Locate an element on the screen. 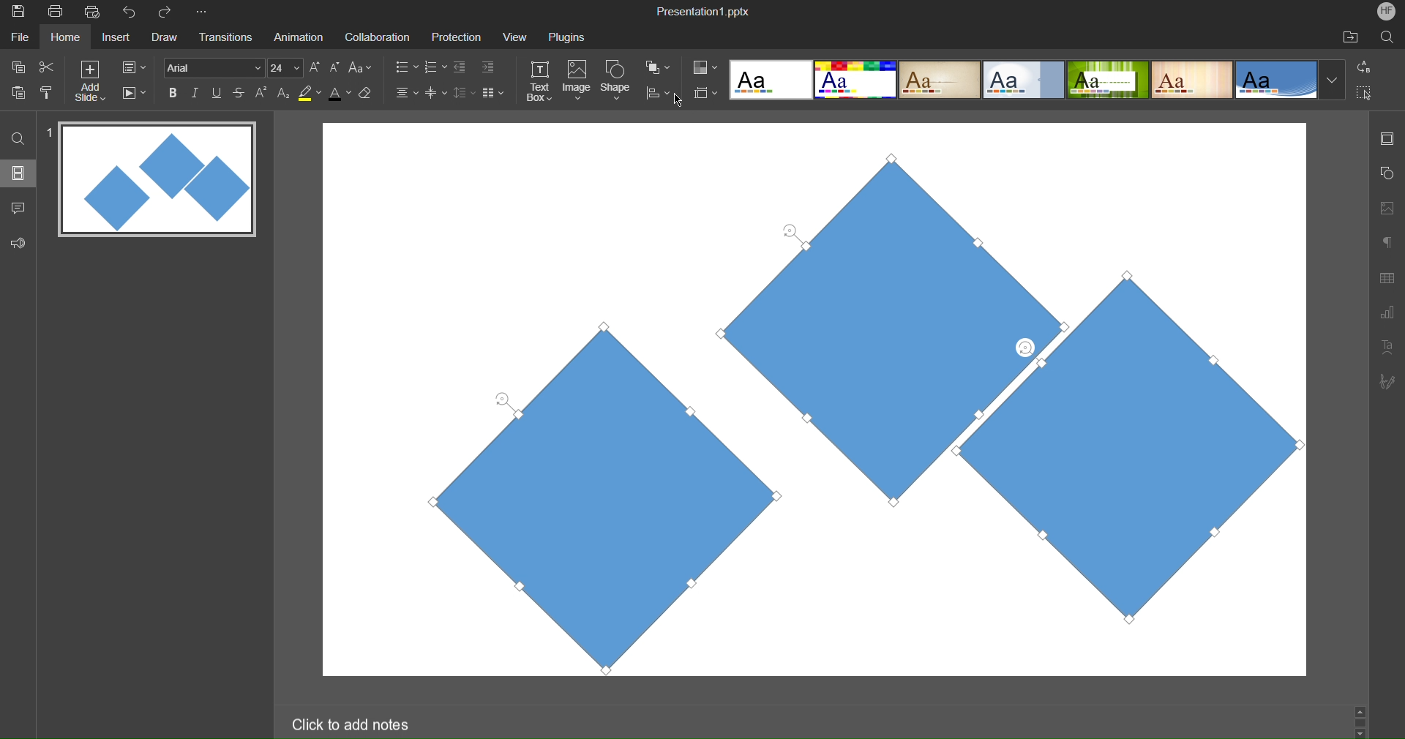  Protection is located at coordinates (450, 37).